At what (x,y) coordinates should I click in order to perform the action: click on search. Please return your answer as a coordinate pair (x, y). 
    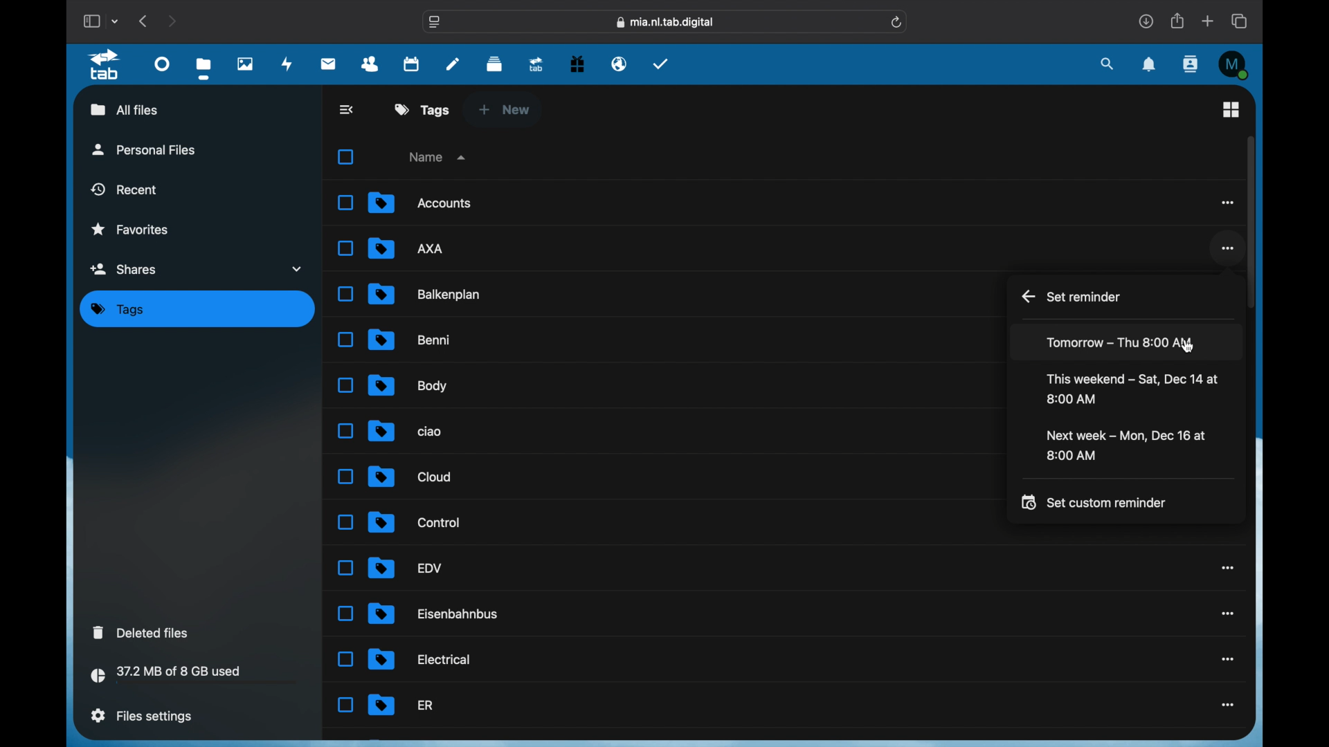
    Looking at the image, I should click on (1107, 64).